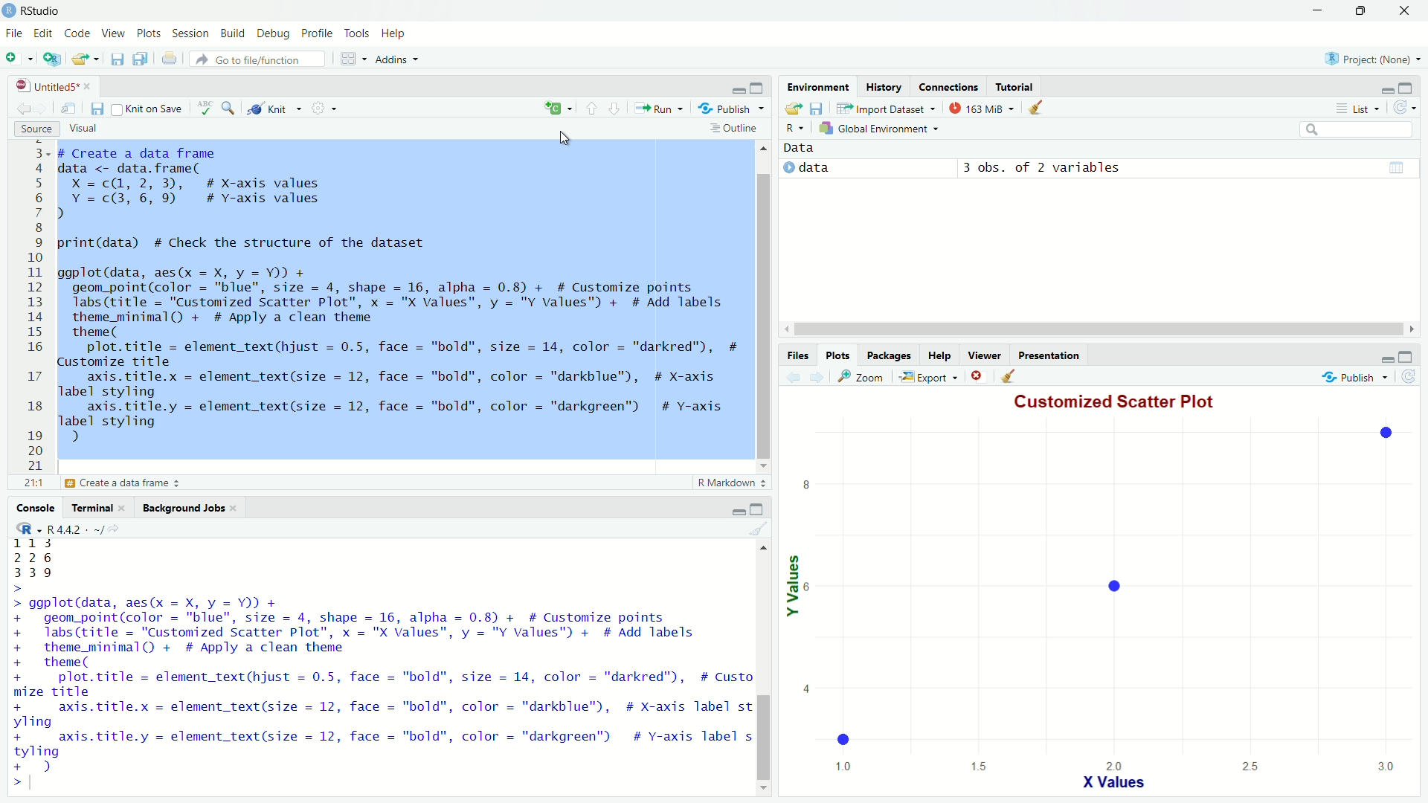 The image size is (1428, 803). I want to click on Minimize, so click(739, 513).